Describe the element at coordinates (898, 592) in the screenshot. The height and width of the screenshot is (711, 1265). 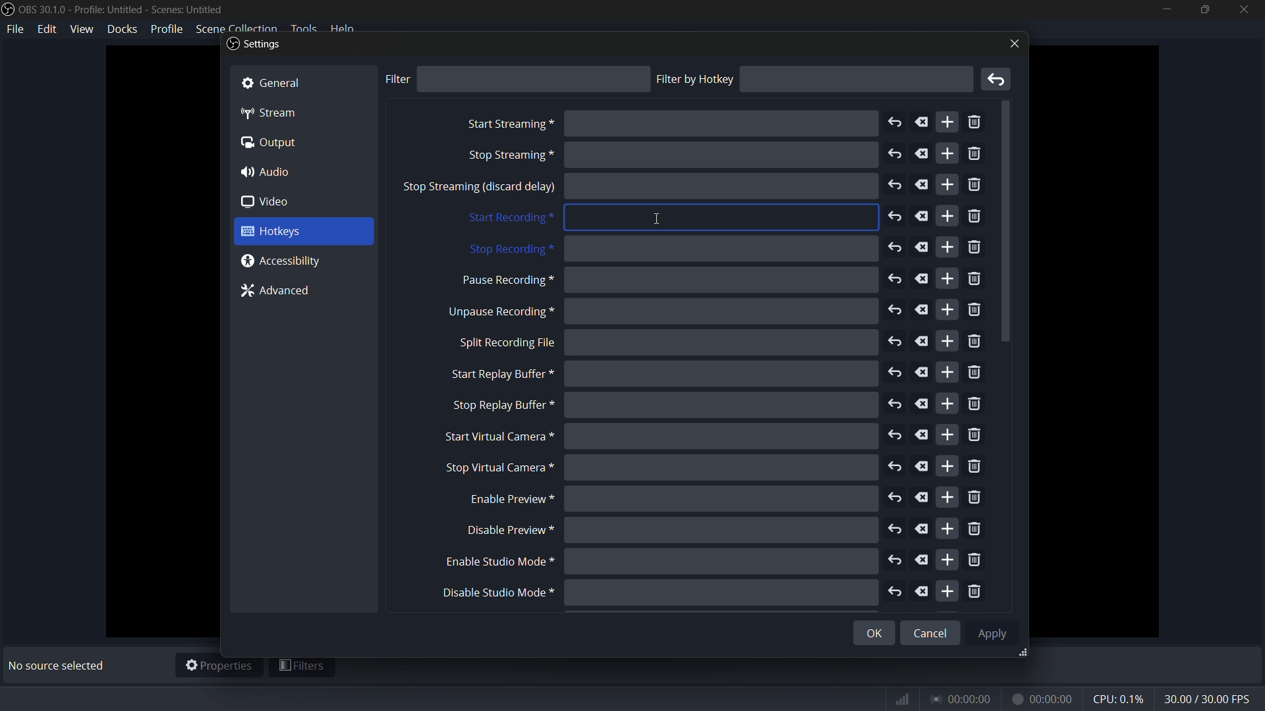
I see `undo` at that location.